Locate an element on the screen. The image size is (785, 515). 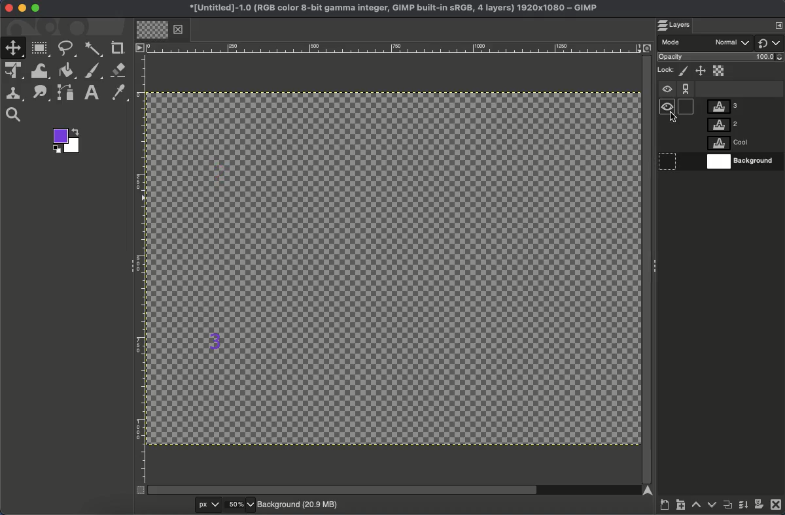
2 is located at coordinates (221, 169).